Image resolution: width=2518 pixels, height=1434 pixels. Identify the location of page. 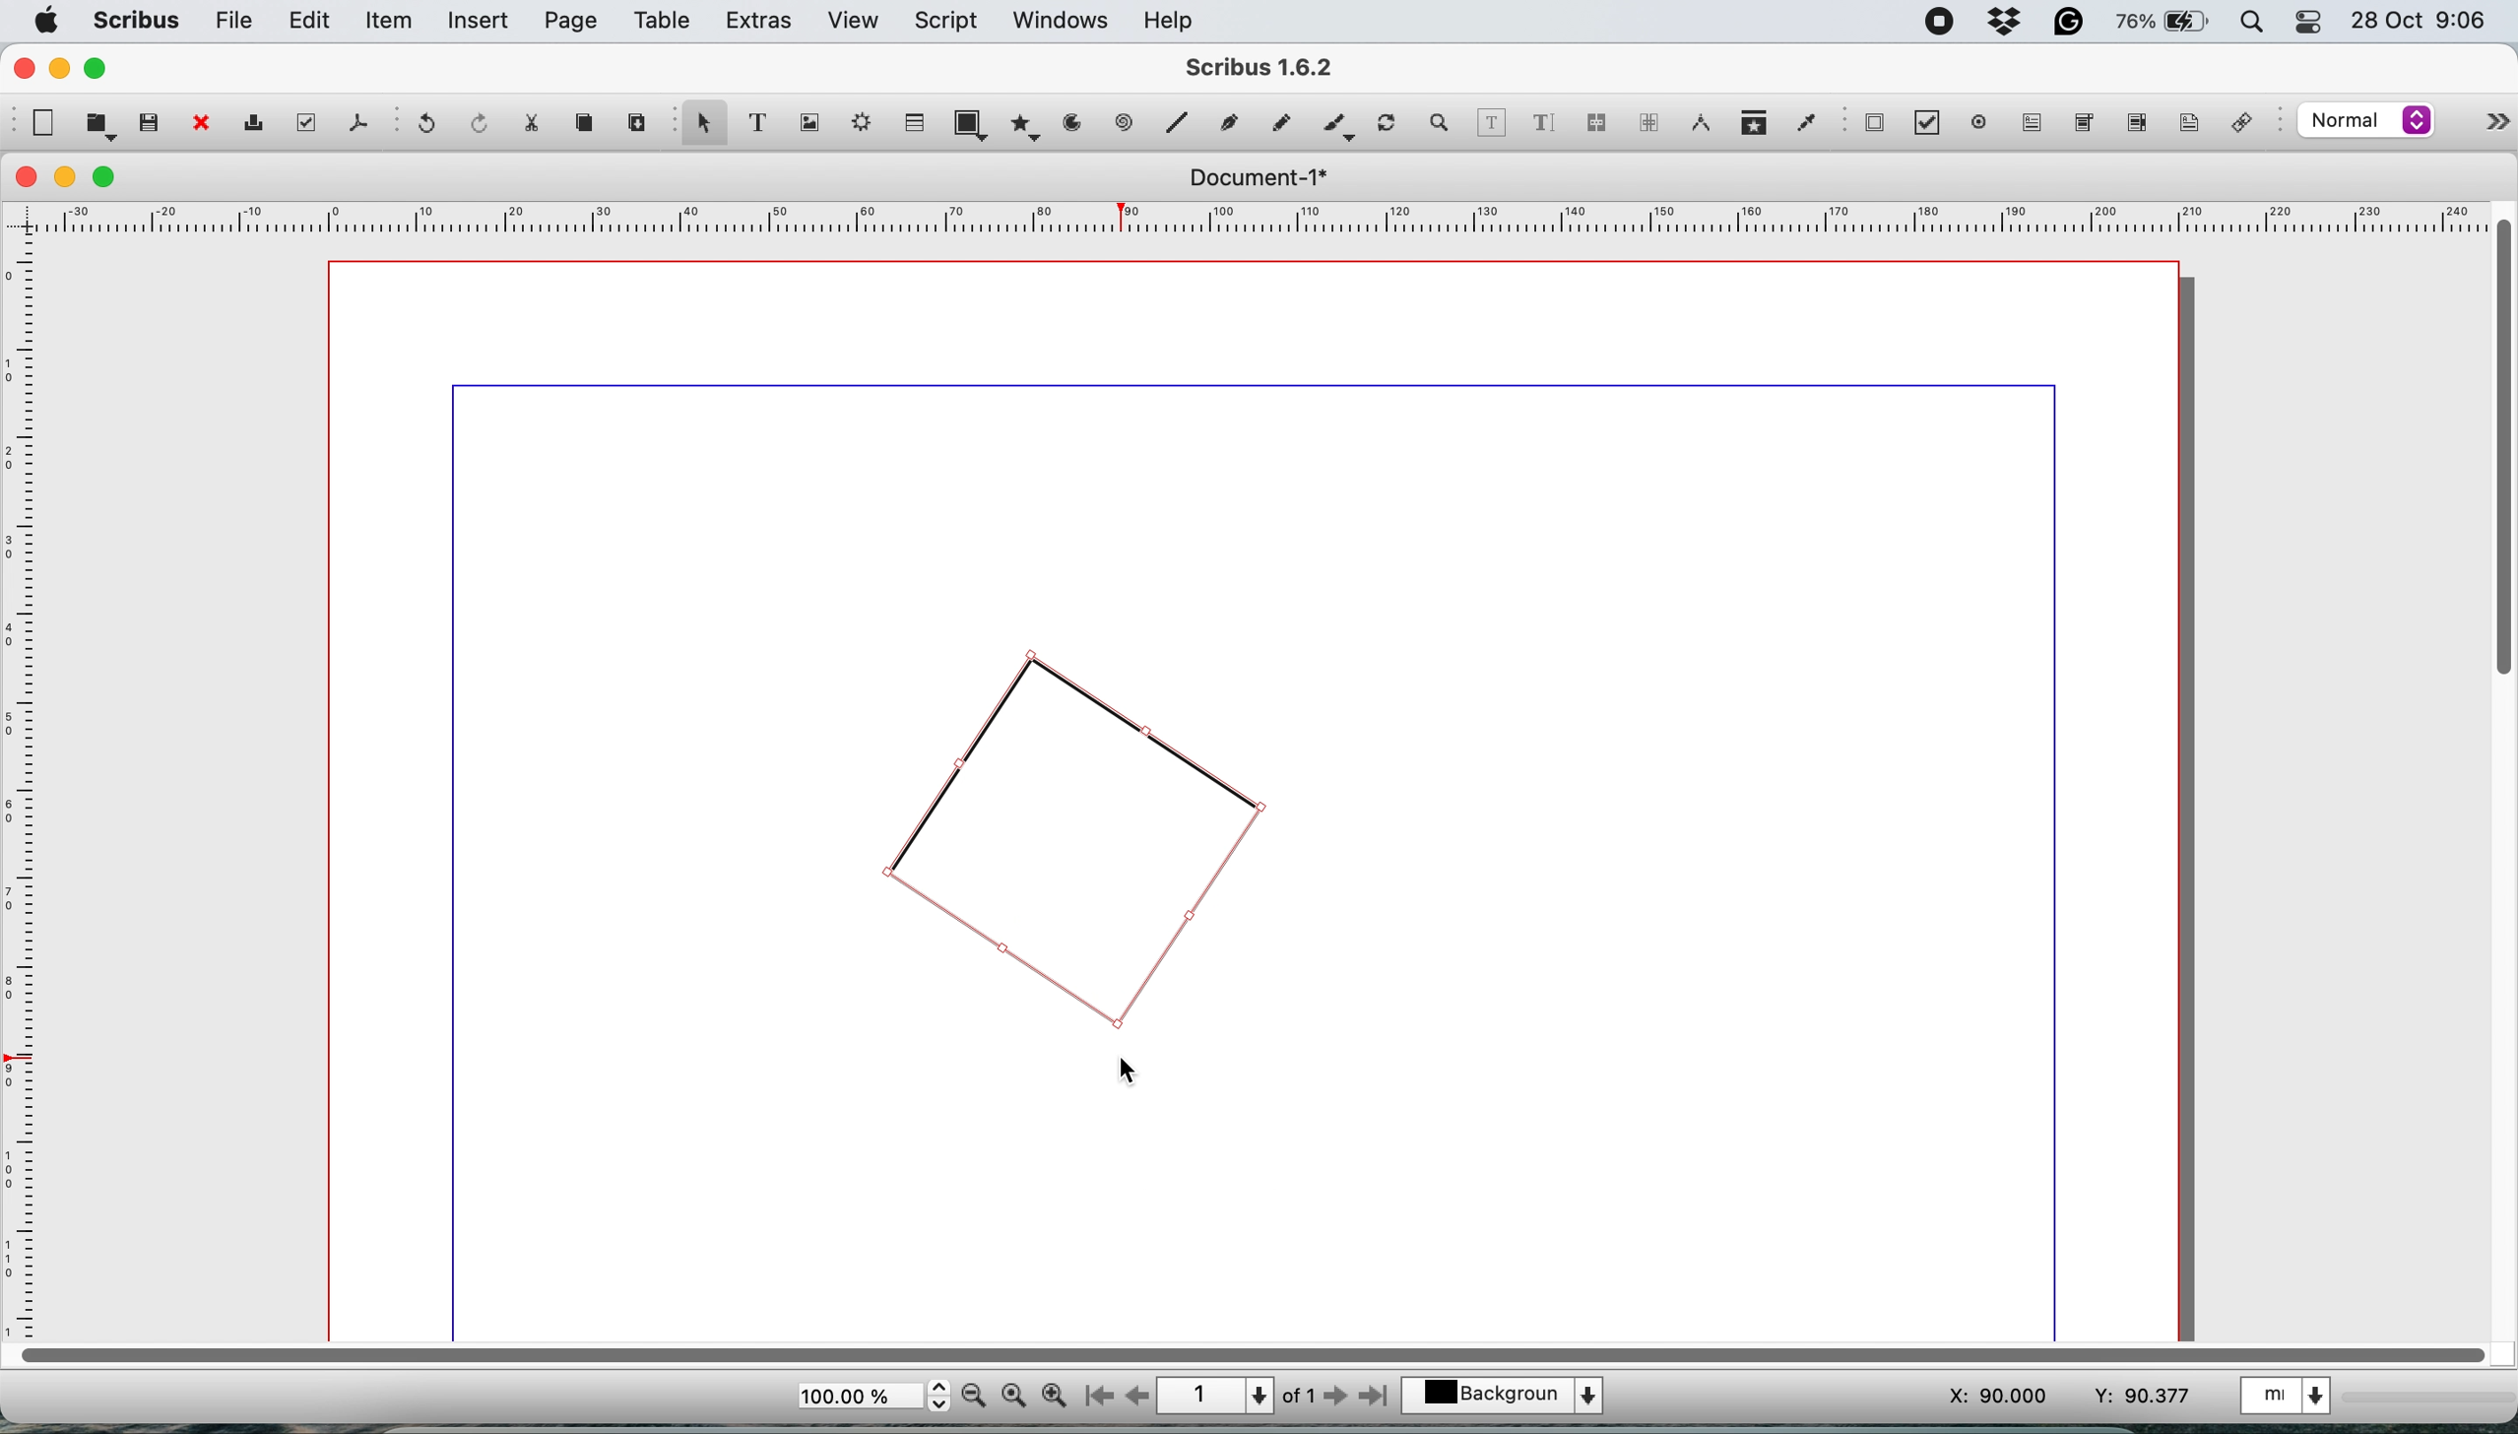
(571, 22).